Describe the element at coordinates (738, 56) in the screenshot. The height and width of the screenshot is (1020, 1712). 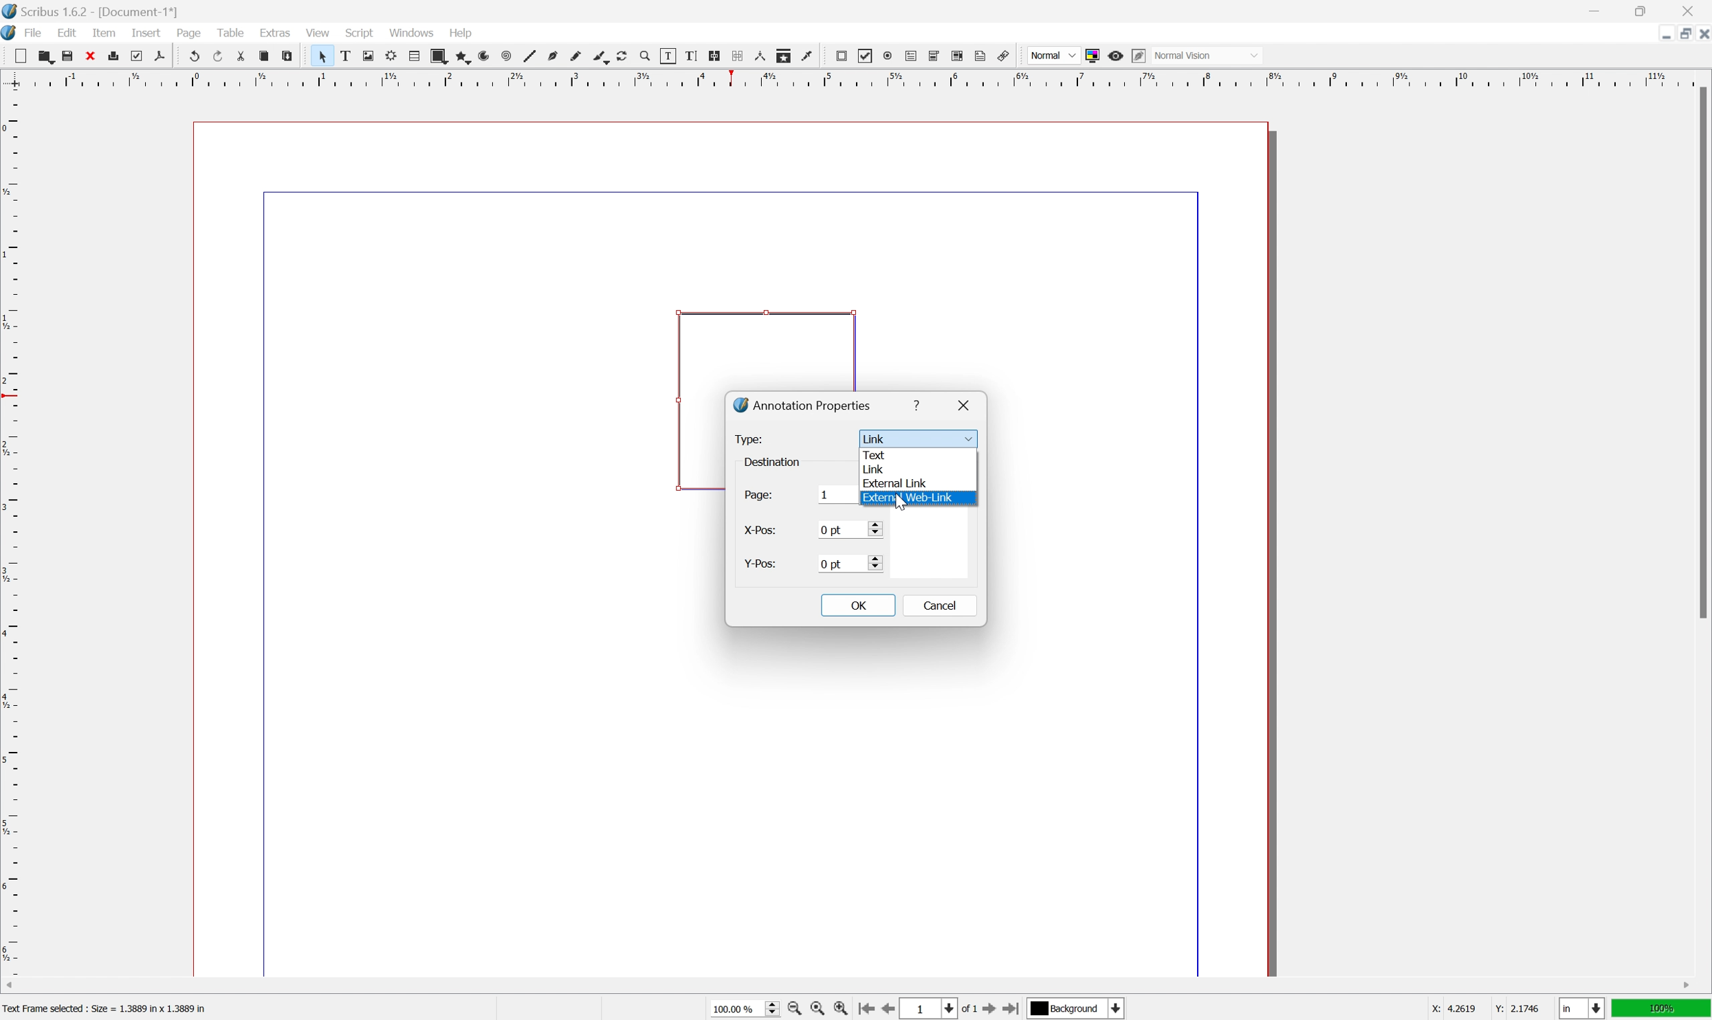
I see `unlink text frames` at that location.